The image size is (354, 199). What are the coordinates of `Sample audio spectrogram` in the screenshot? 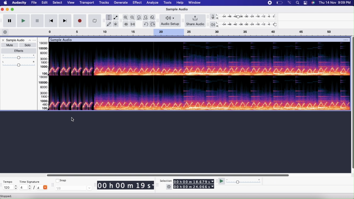 It's located at (200, 93).